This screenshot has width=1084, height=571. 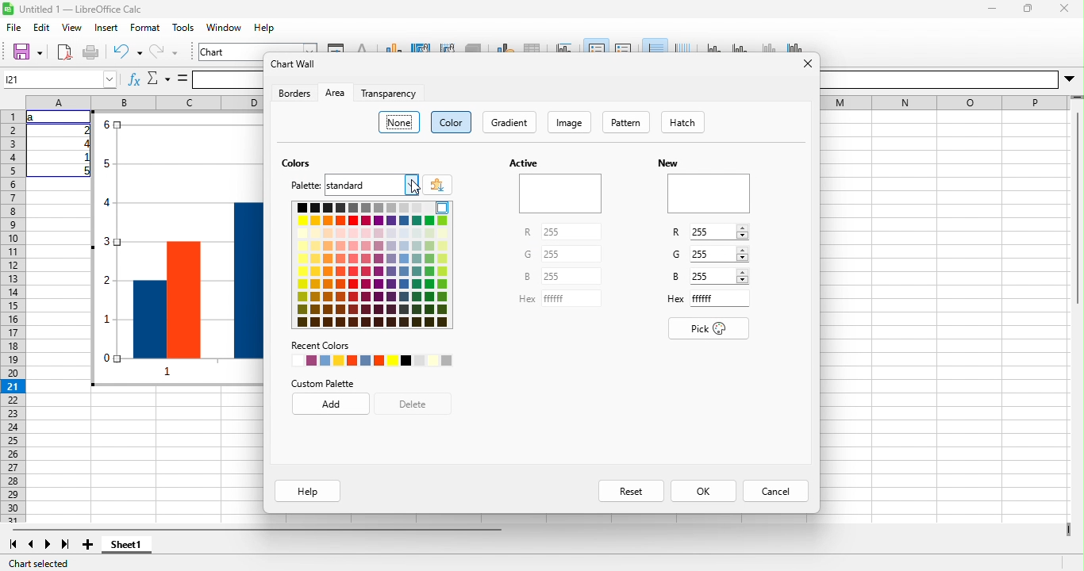 I want to click on colors, so click(x=296, y=163).